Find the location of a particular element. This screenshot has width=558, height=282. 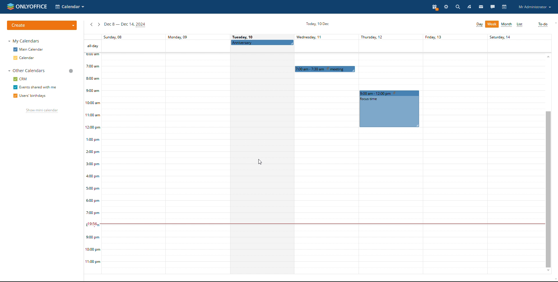

calendar is located at coordinates (28, 58).